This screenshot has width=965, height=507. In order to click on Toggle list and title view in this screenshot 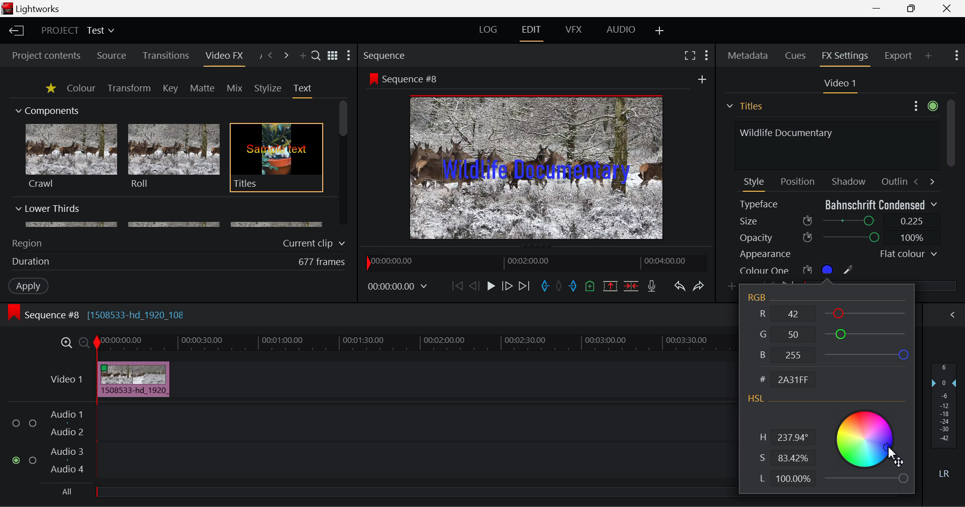, I will do `click(334, 56)`.